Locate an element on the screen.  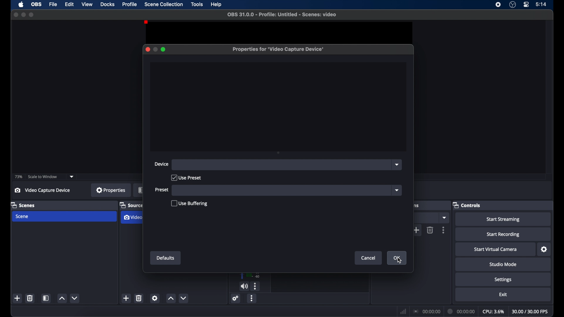
file is located at coordinates (53, 4).